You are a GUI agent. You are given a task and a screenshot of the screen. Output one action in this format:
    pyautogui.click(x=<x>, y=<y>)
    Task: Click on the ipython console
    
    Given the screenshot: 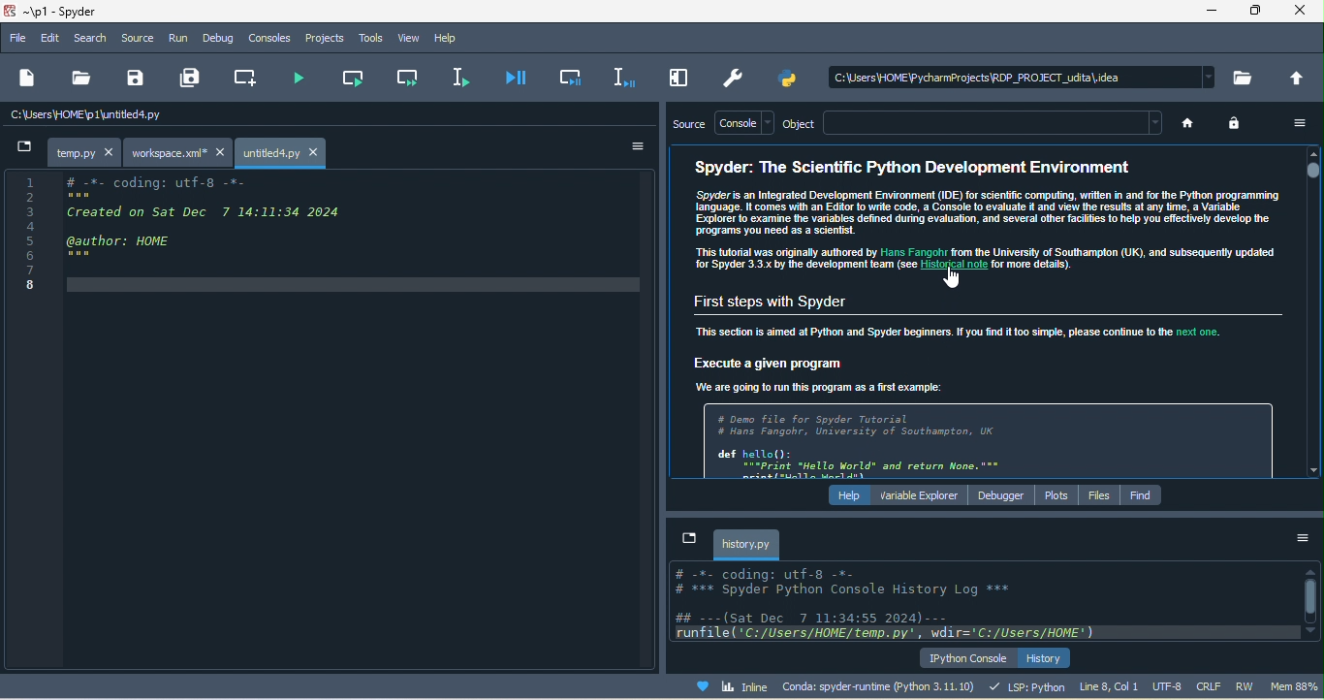 What is the action you would take?
    pyautogui.click(x=961, y=658)
    